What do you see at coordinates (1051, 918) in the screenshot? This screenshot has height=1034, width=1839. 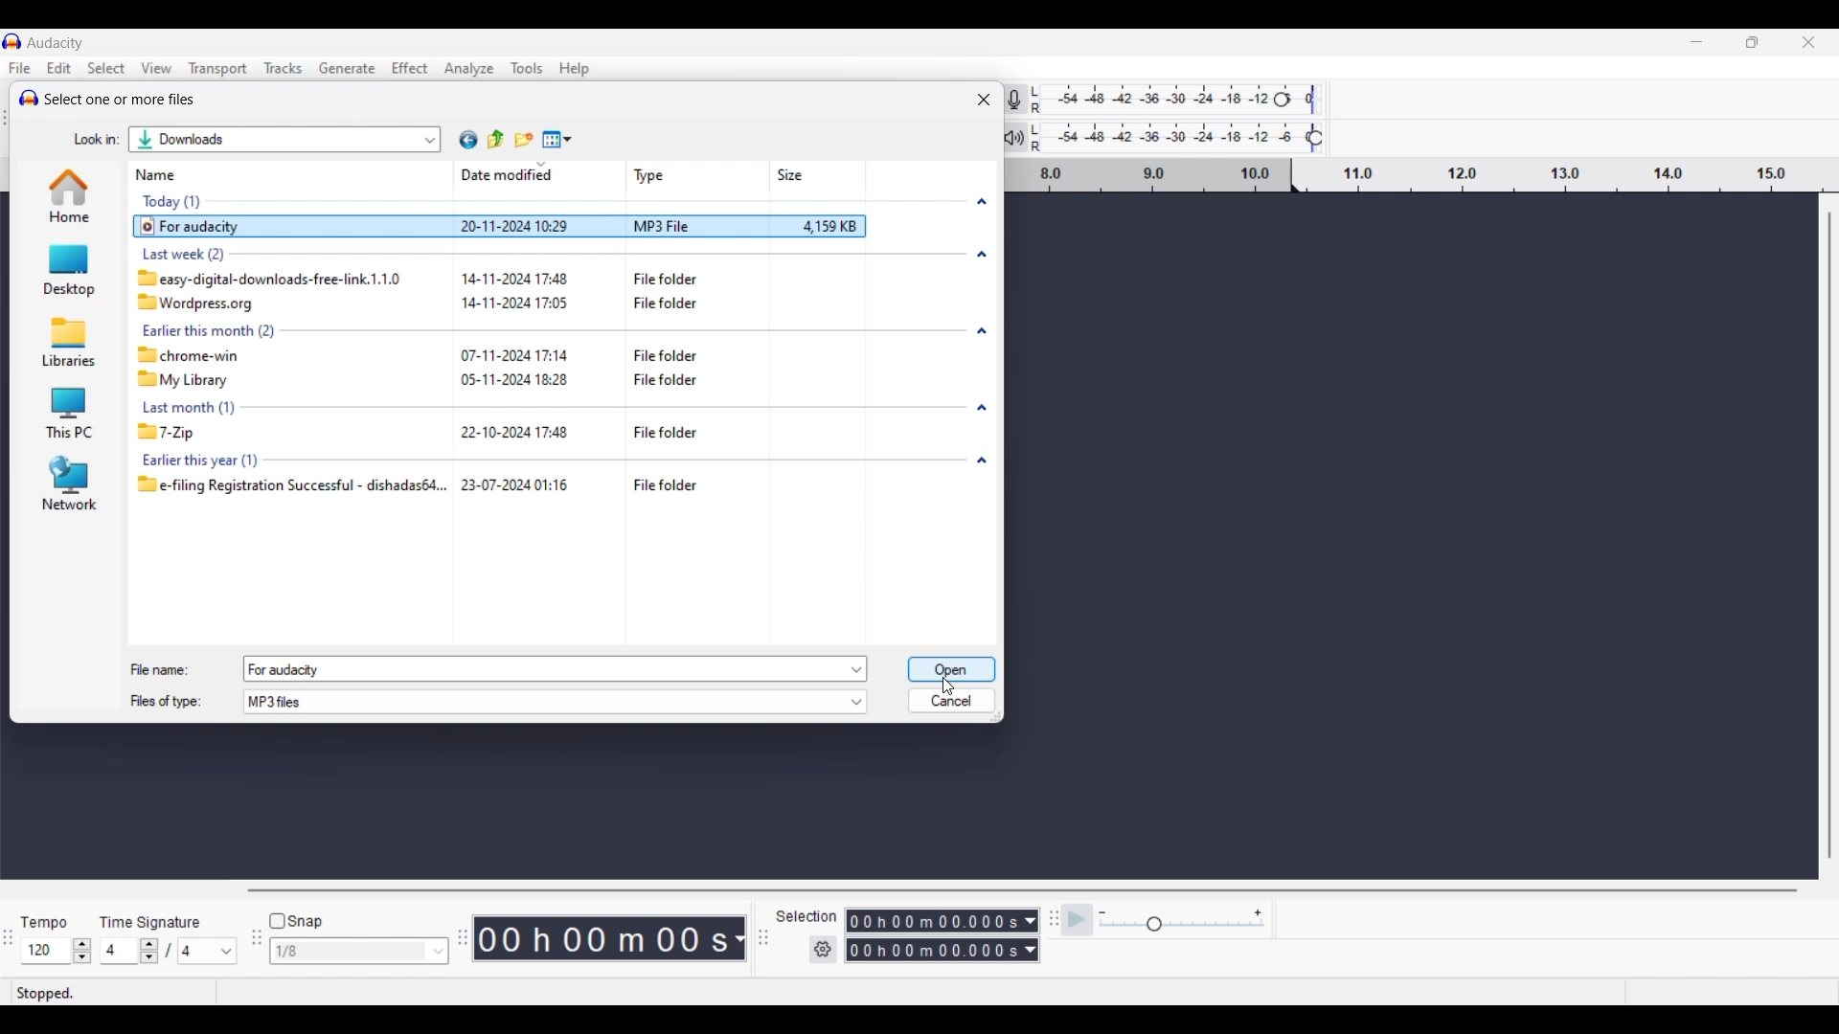 I see `signature time tool bar` at bounding box center [1051, 918].